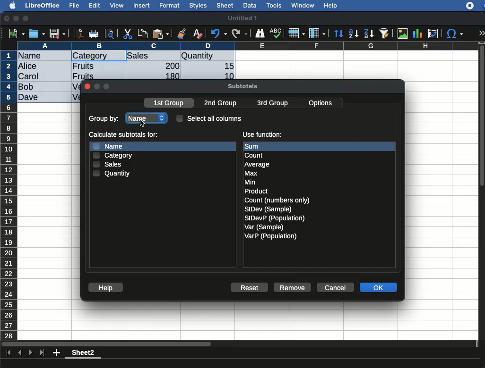 The height and width of the screenshot is (368, 485). Describe the element at coordinates (335, 288) in the screenshot. I see `cancel` at that location.